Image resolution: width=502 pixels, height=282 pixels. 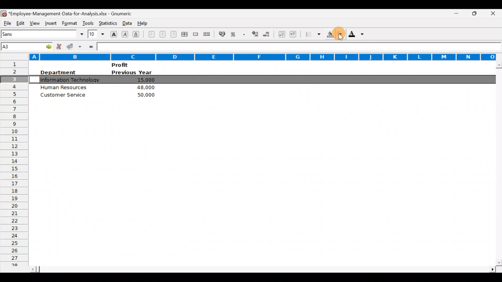 What do you see at coordinates (185, 35) in the screenshot?
I see `Centre horizontally across the selection` at bounding box center [185, 35].